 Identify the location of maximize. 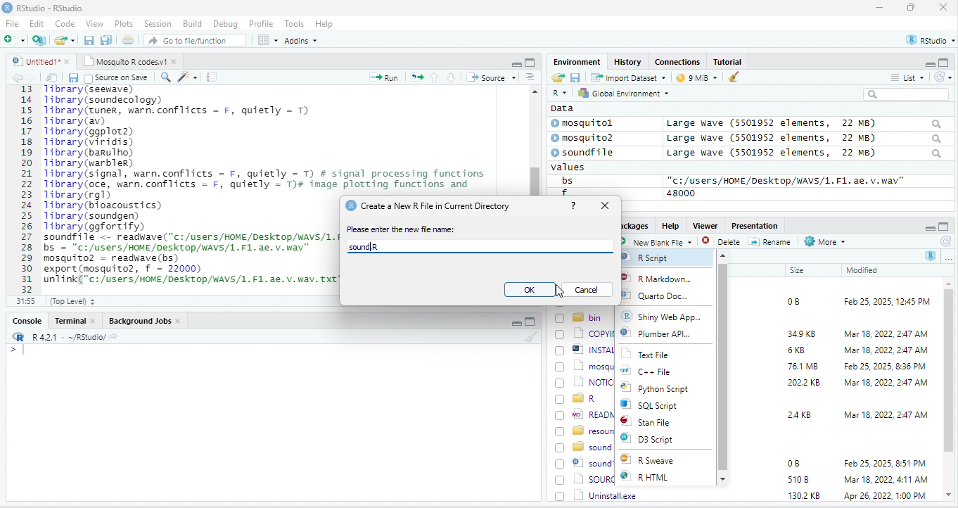
(945, 62).